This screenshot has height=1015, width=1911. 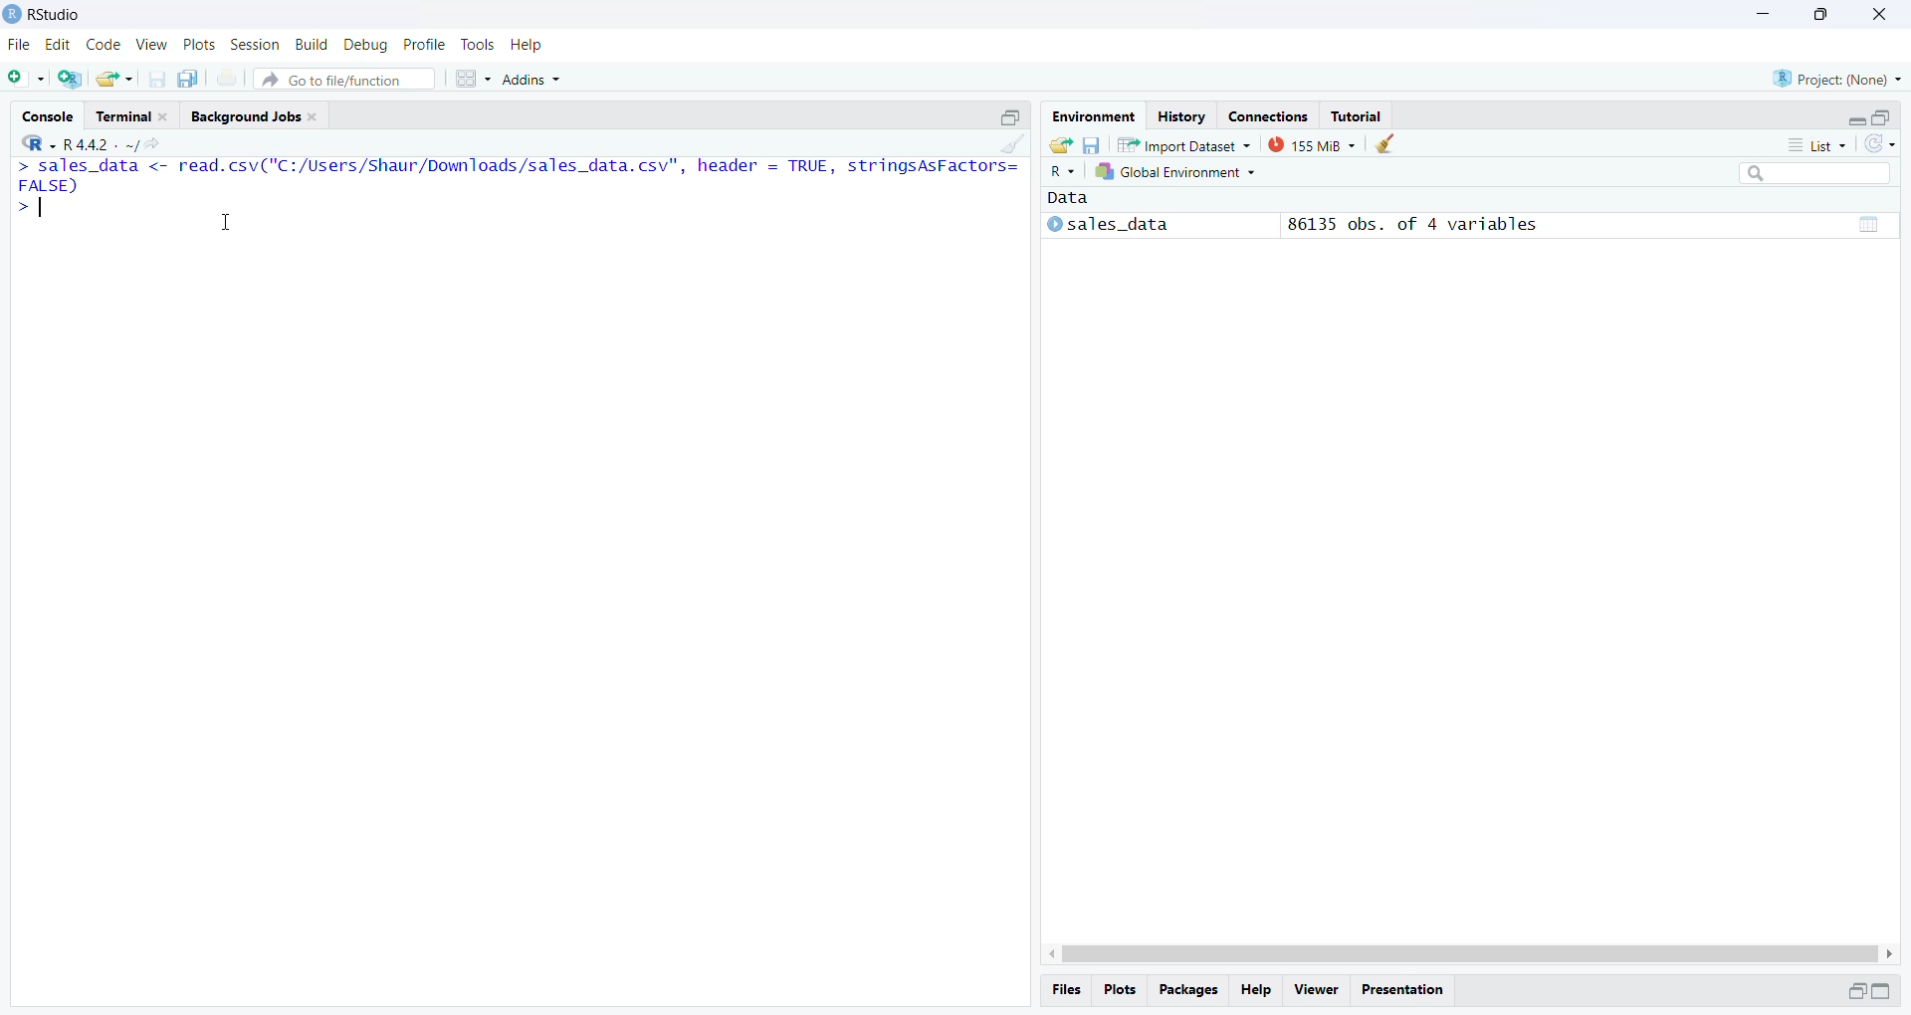 I want to click on Environment, so click(x=1091, y=117).